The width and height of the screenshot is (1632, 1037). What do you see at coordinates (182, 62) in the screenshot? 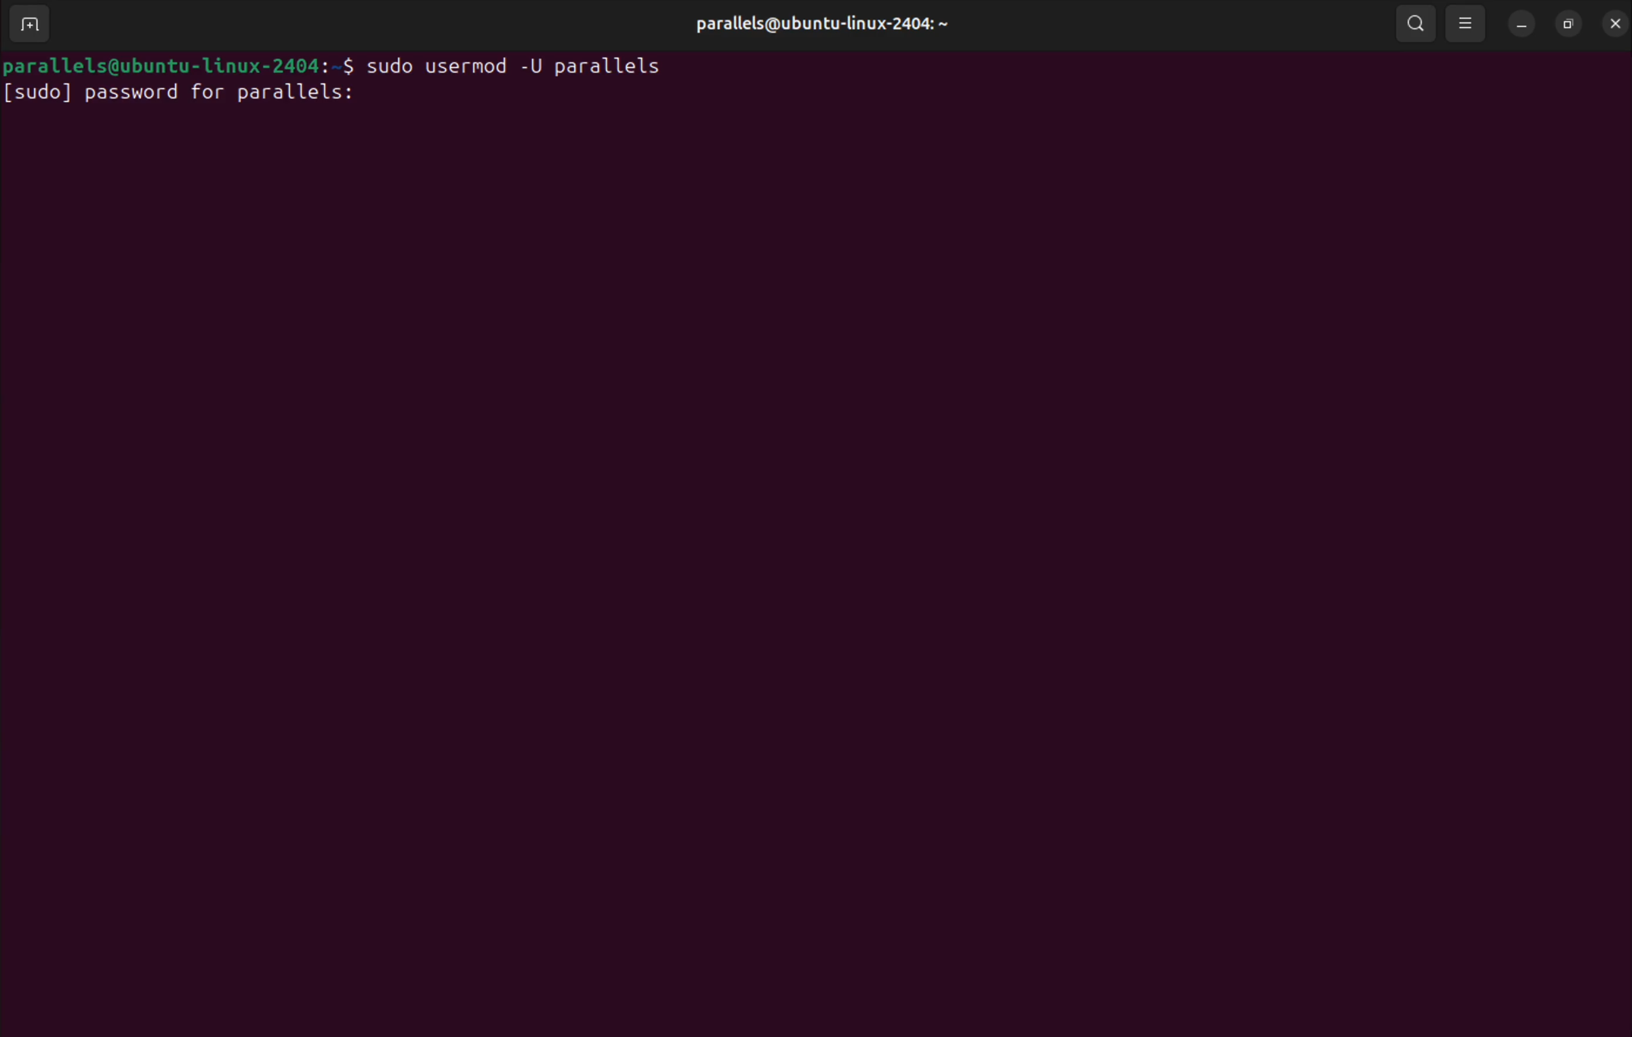
I see `bash prompt` at bounding box center [182, 62].